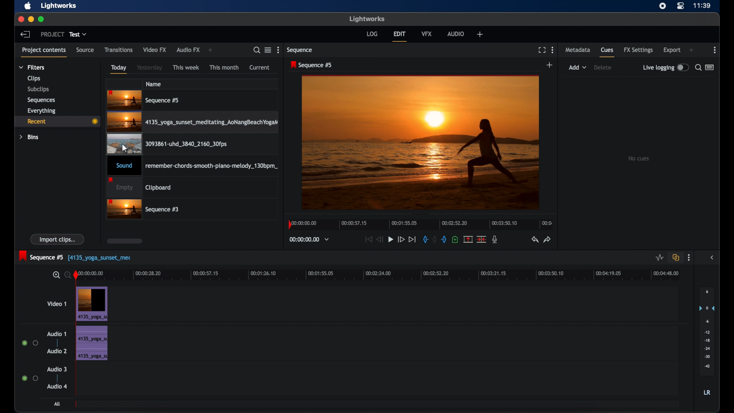 The height and width of the screenshot is (413, 734). Describe the element at coordinates (391, 239) in the screenshot. I see `play` at that location.